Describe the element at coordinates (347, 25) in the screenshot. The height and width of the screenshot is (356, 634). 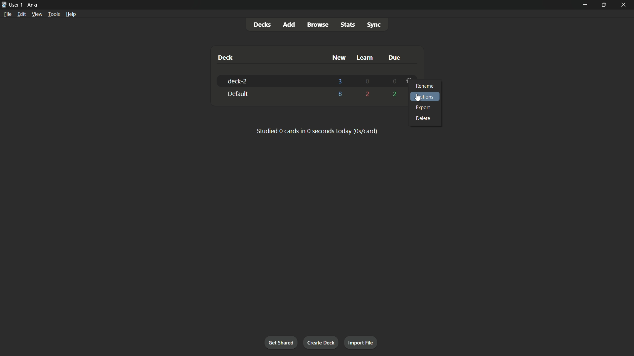
I see `stats` at that location.